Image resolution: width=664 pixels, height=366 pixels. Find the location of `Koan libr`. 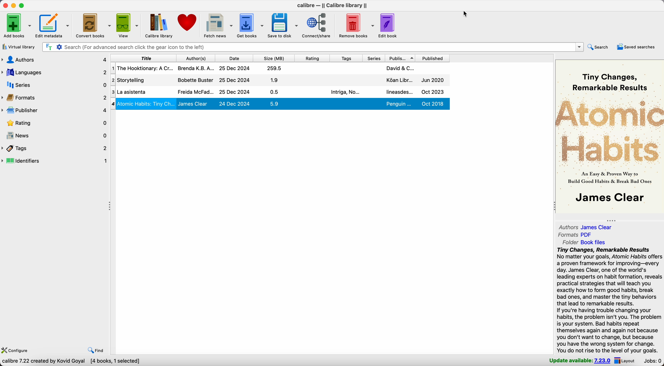

Koan libr is located at coordinates (400, 80).